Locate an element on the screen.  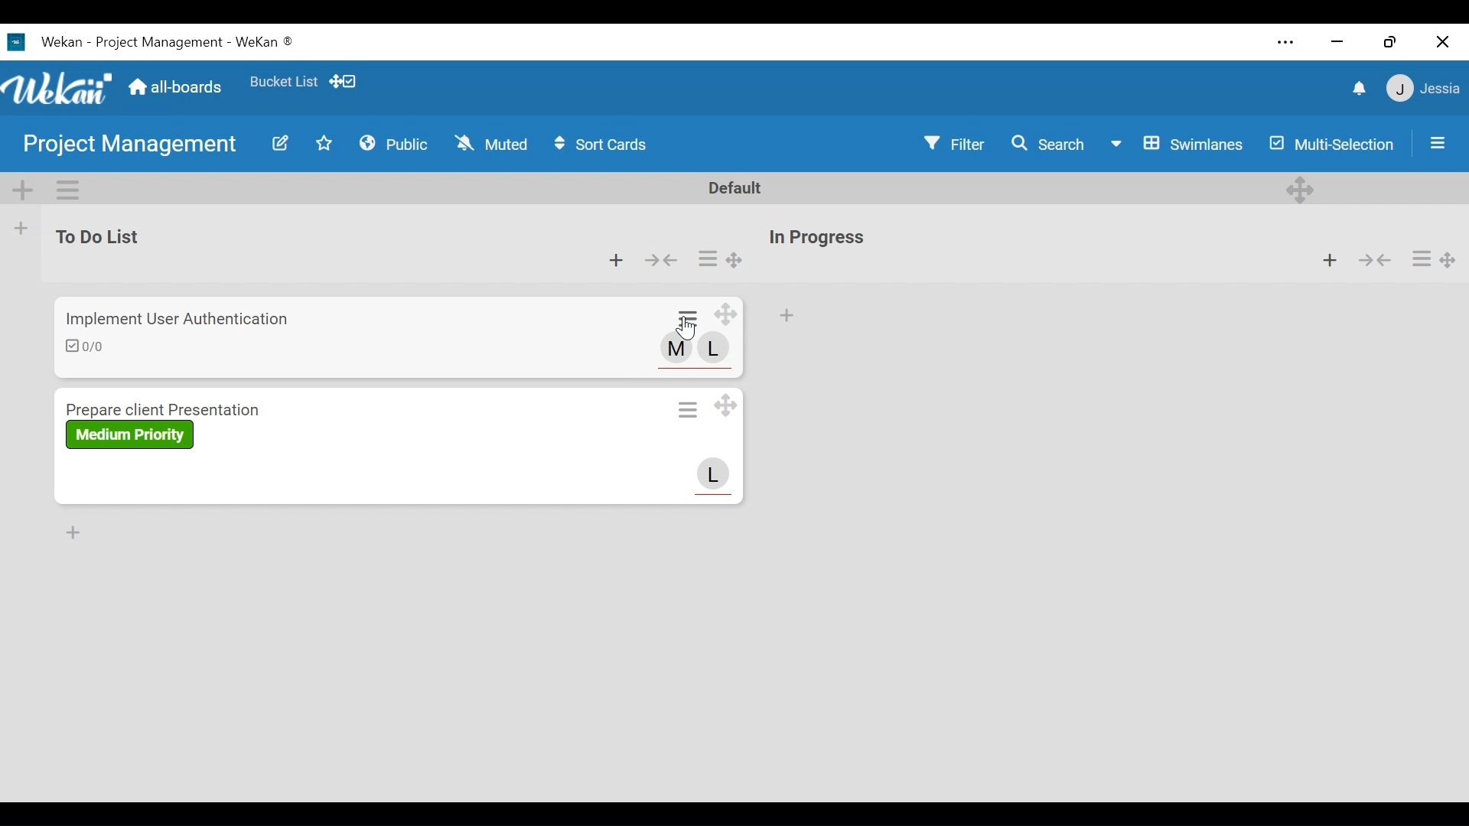
Filter is located at coordinates (956, 143).